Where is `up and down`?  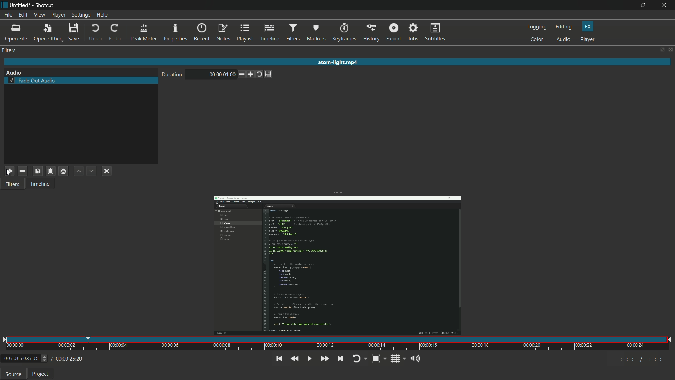
up and down is located at coordinates (45, 359).